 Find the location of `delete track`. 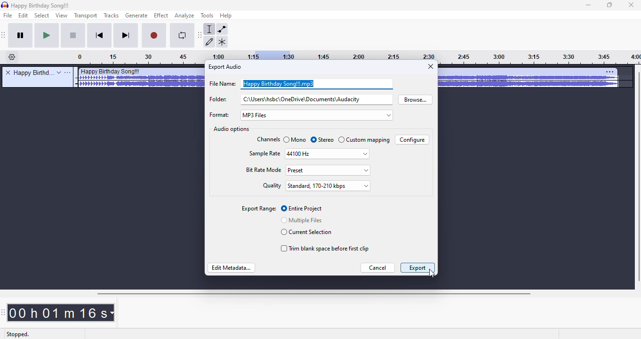

delete track is located at coordinates (8, 72).